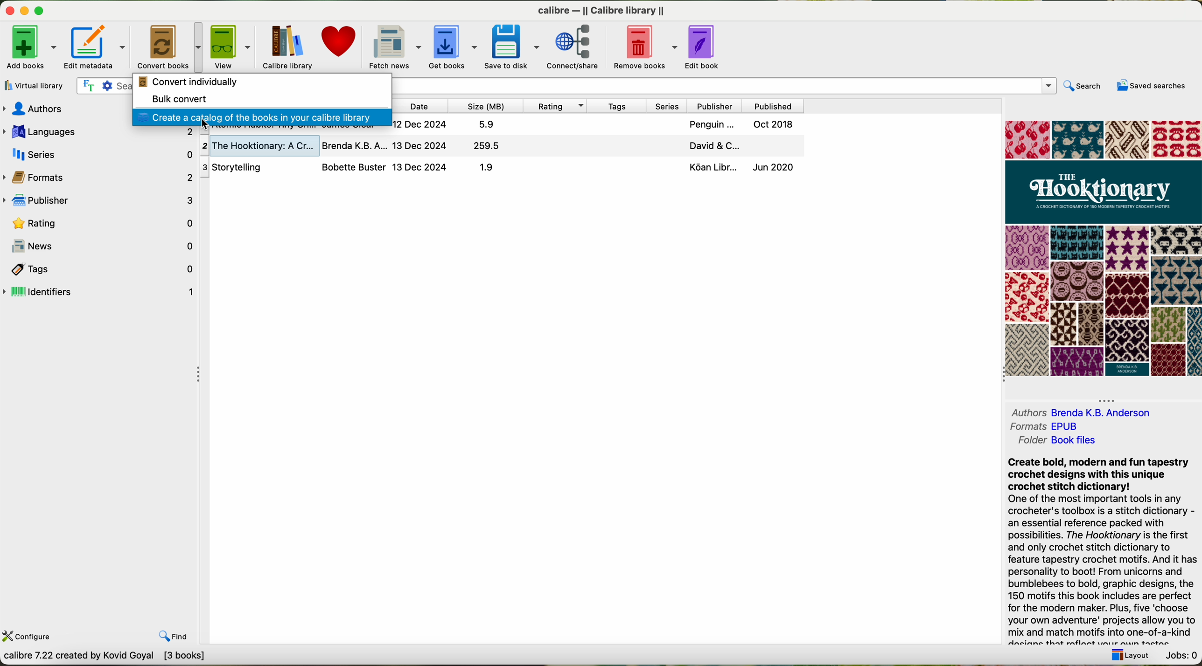  What do you see at coordinates (99, 133) in the screenshot?
I see `languages` at bounding box center [99, 133].